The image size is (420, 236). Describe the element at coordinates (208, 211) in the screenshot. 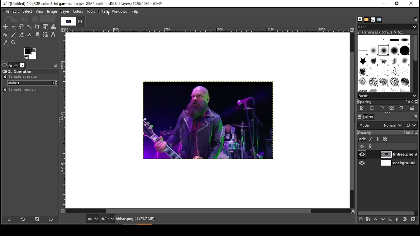

I see `horizontal scroll bar` at that location.